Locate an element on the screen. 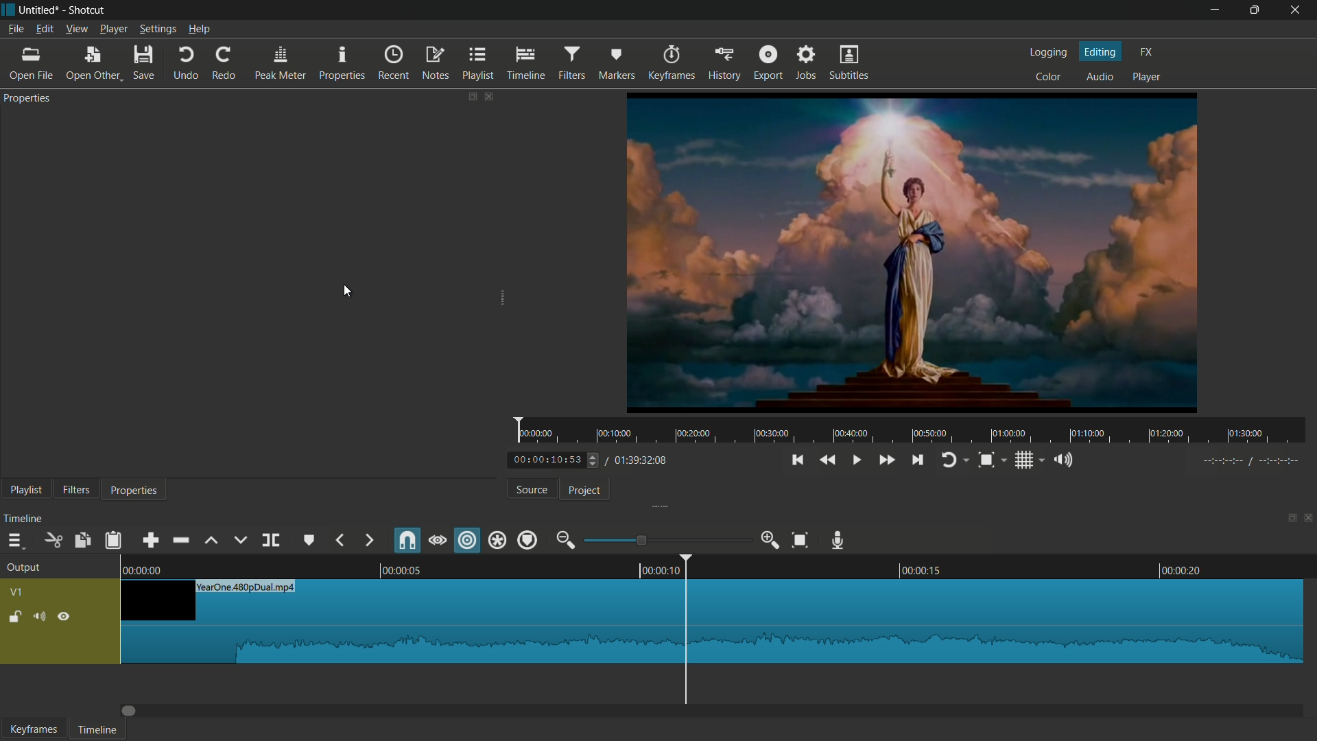  close timeline is located at coordinates (1309, 519).